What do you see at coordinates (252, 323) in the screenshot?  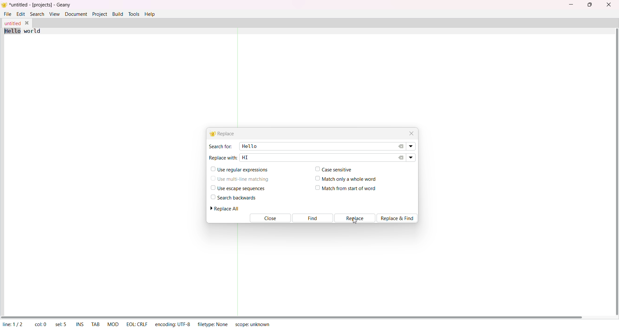 I see `Scope: unknown` at bounding box center [252, 323].